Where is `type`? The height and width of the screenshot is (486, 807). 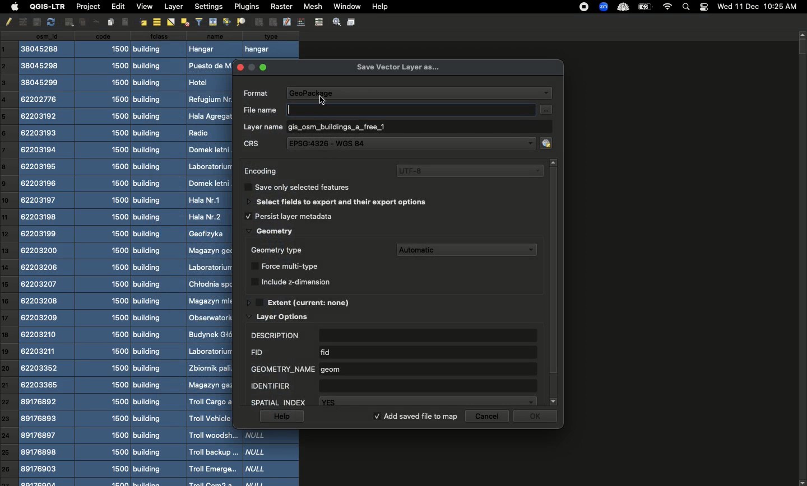
type is located at coordinates (269, 44).